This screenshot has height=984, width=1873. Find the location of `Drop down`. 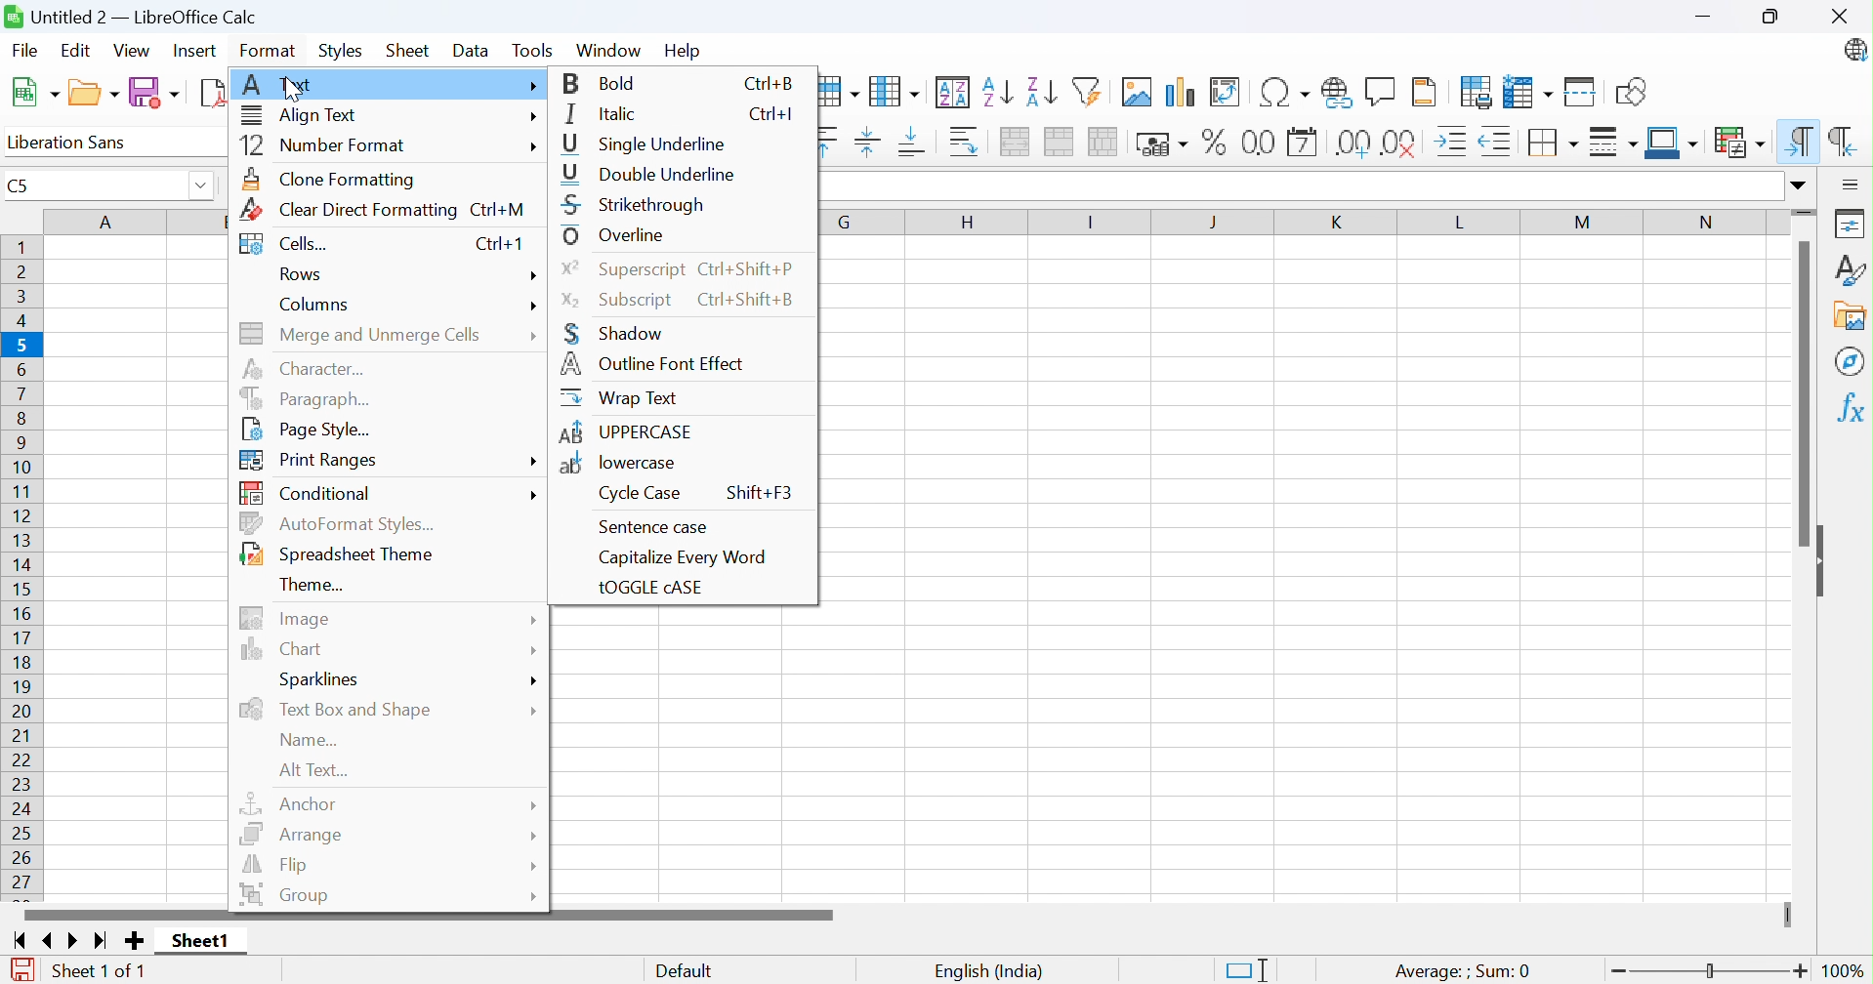

Drop down is located at coordinates (205, 187).